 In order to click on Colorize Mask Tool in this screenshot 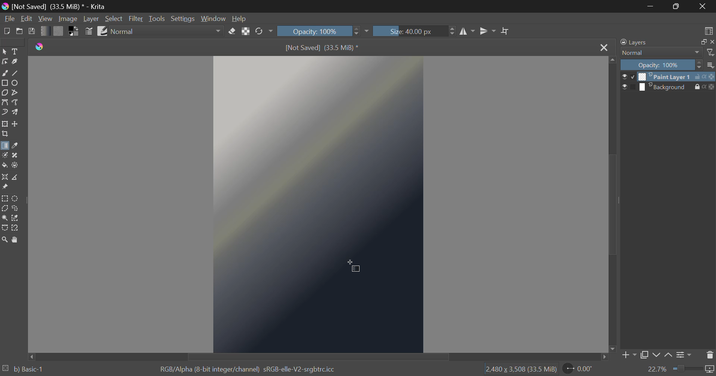, I will do `click(4, 155)`.